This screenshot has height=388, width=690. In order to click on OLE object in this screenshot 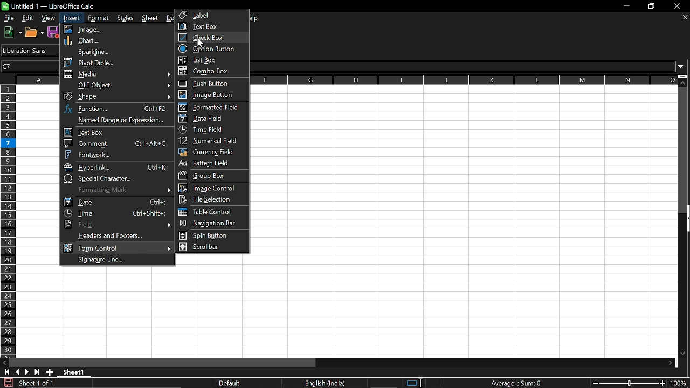, I will do `click(118, 85)`.